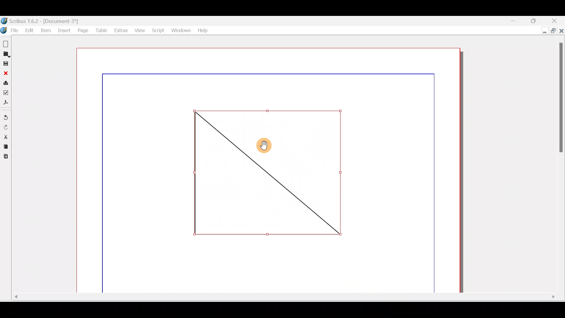  I want to click on Maximise, so click(553, 31).